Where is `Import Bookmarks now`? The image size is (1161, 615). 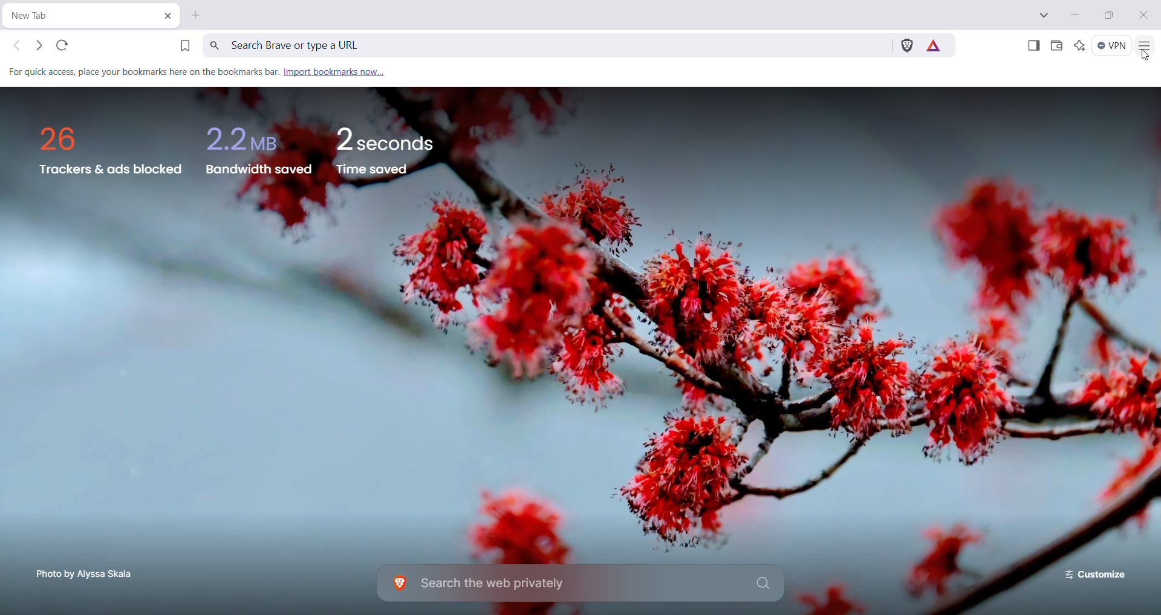 Import Bookmarks now is located at coordinates (334, 71).